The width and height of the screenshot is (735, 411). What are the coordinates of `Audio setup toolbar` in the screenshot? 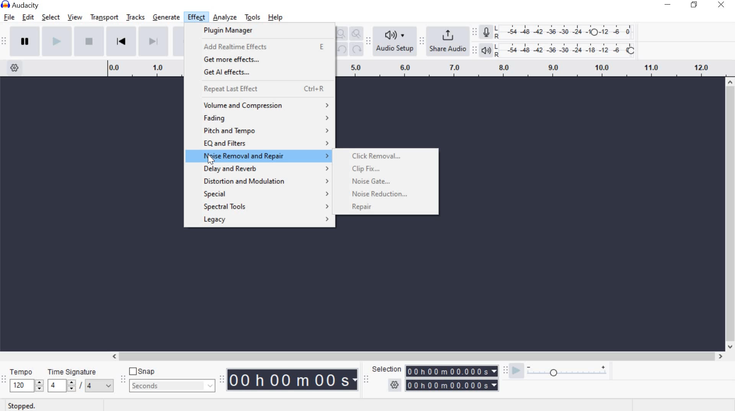 It's located at (369, 41).